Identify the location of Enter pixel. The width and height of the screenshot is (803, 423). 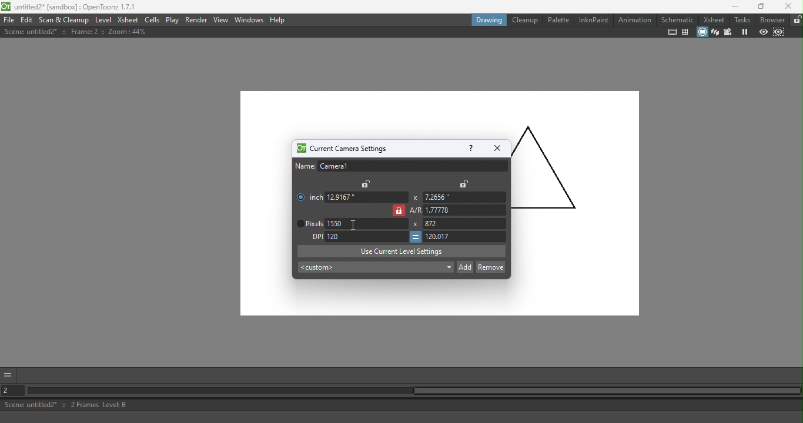
(466, 237).